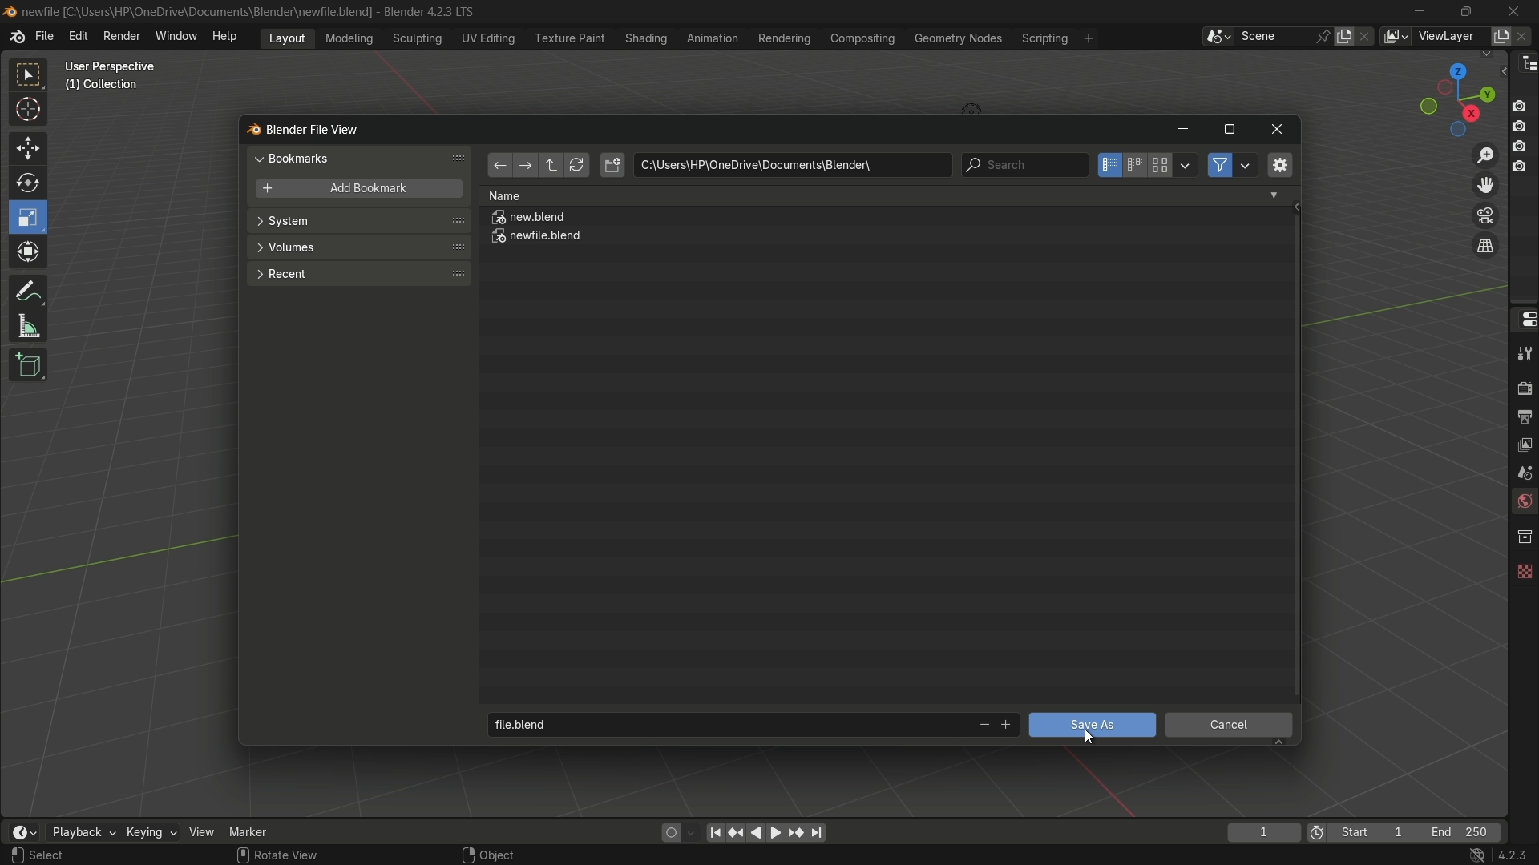 This screenshot has width=1539, height=865. What do you see at coordinates (1525, 62) in the screenshot?
I see `outliner` at bounding box center [1525, 62].